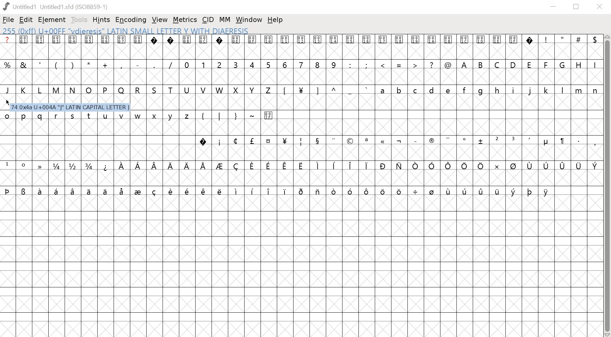  Describe the element at coordinates (568, 40) in the screenshot. I see `special characters` at that location.